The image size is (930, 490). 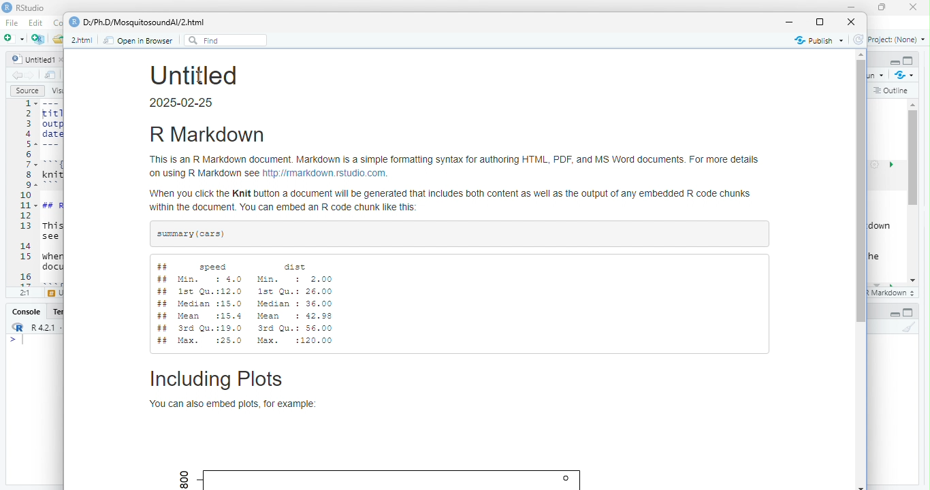 What do you see at coordinates (214, 267) in the screenshot?
I see `speed` at bounding box center [214, 267].